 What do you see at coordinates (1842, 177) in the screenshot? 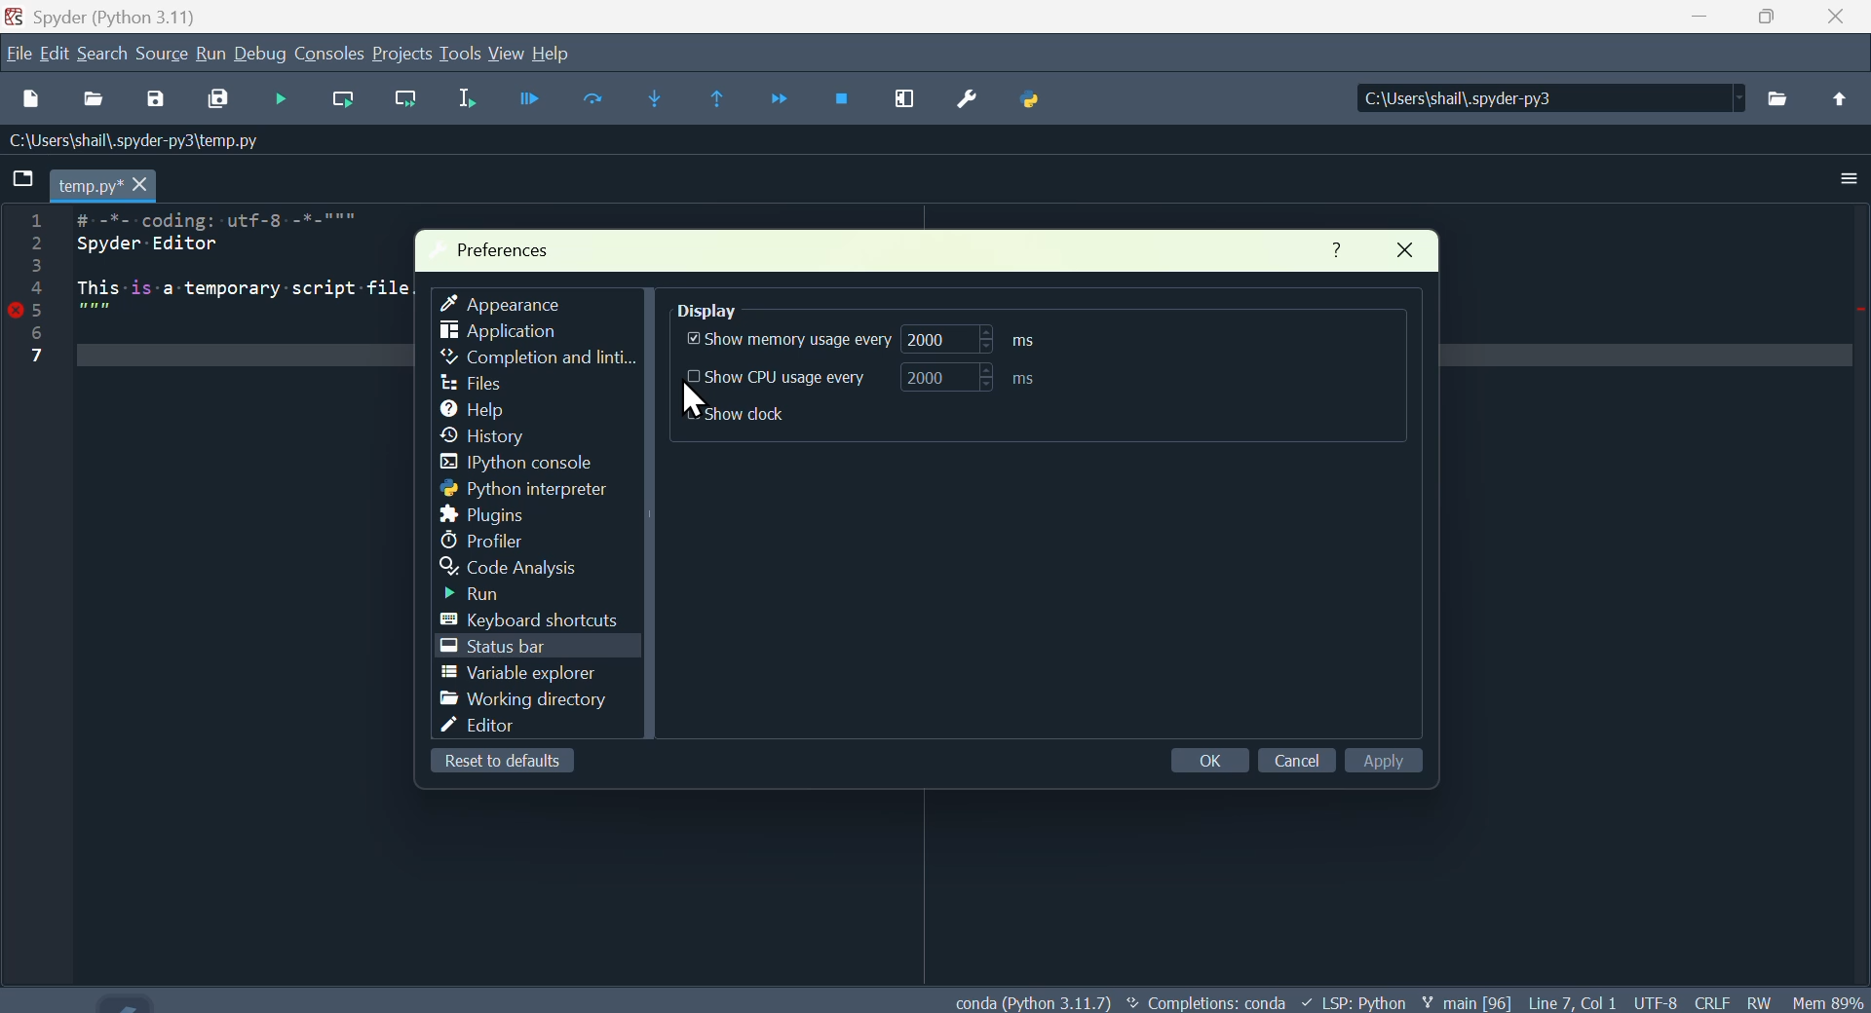
I see `More options` at bounding box center [1842, 177].